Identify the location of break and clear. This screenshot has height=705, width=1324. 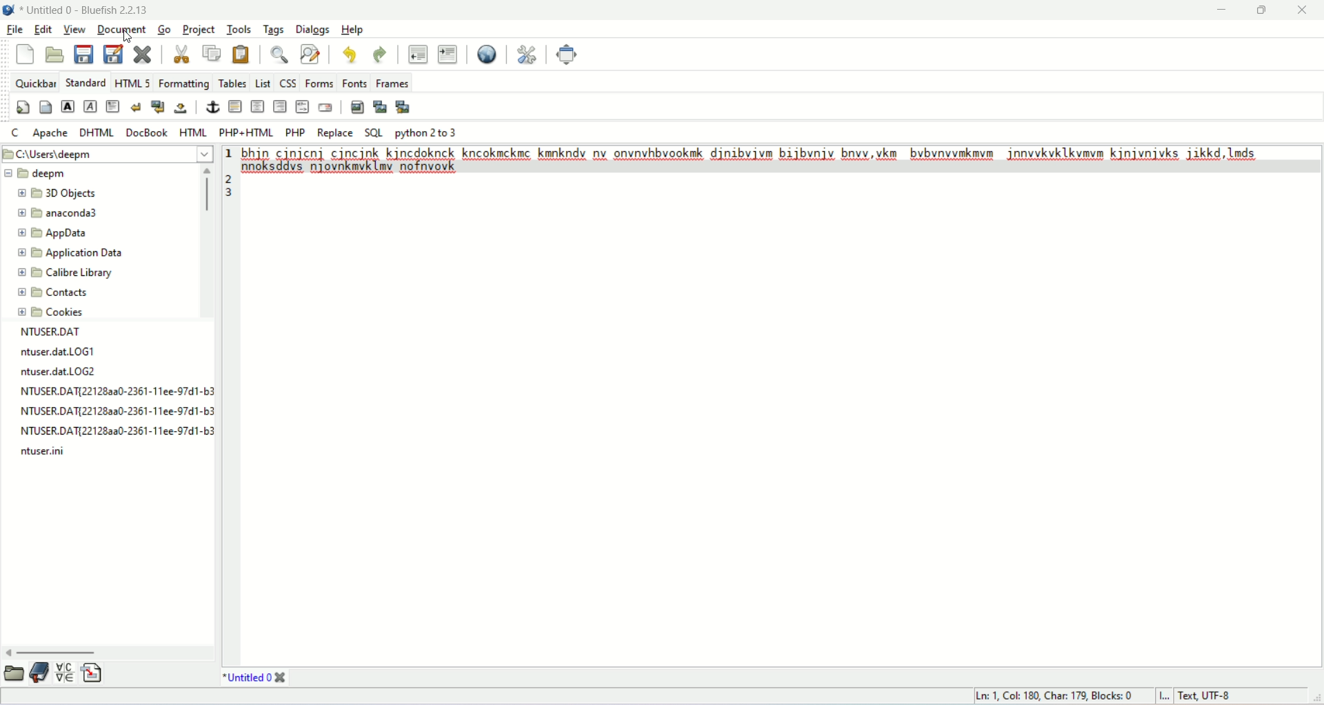
(159, 107).